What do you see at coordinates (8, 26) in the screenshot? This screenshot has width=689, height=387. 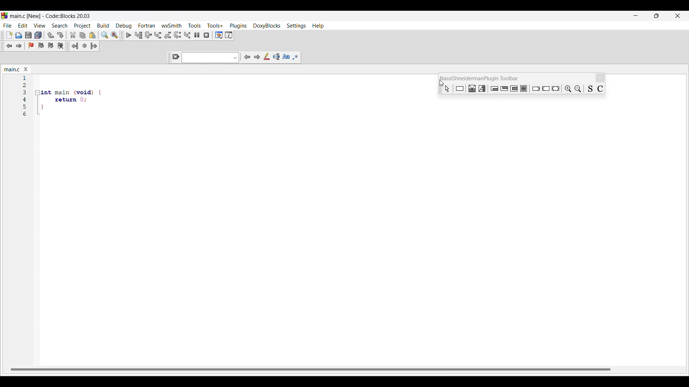 I see `File menu` at bounding box center [8, 26].